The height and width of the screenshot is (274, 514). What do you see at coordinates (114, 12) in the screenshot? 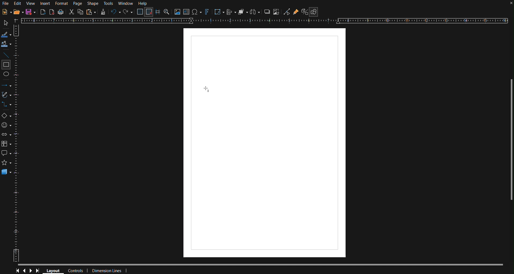
I see `Undo` at bounding box center [114, 12].